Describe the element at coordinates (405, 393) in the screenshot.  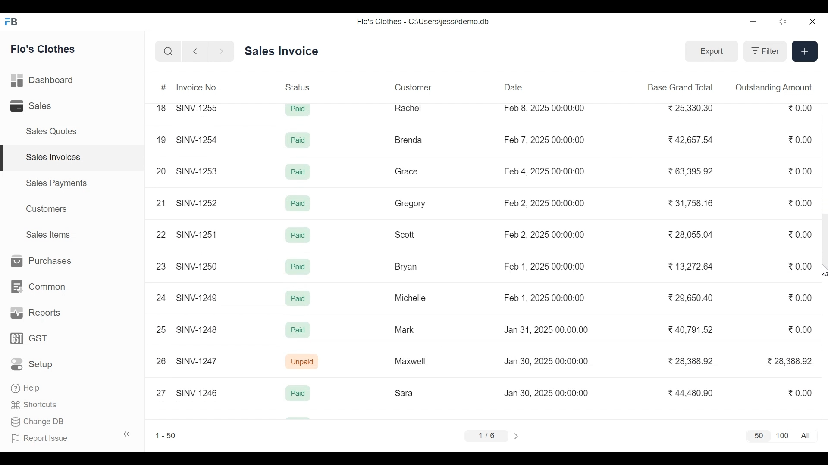
I see `Sara` at that location.